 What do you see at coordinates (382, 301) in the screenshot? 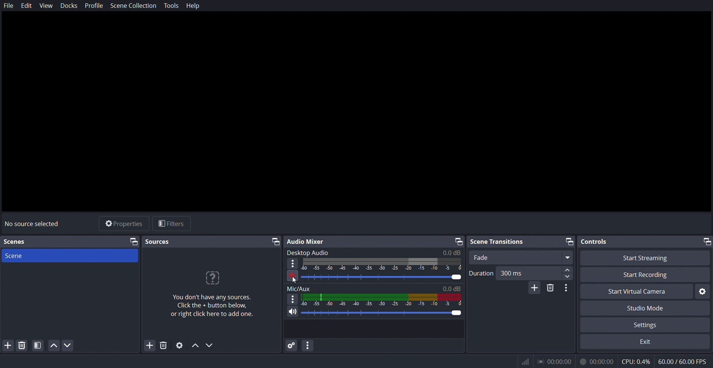
I see `display` at bounding box center [382, 301].